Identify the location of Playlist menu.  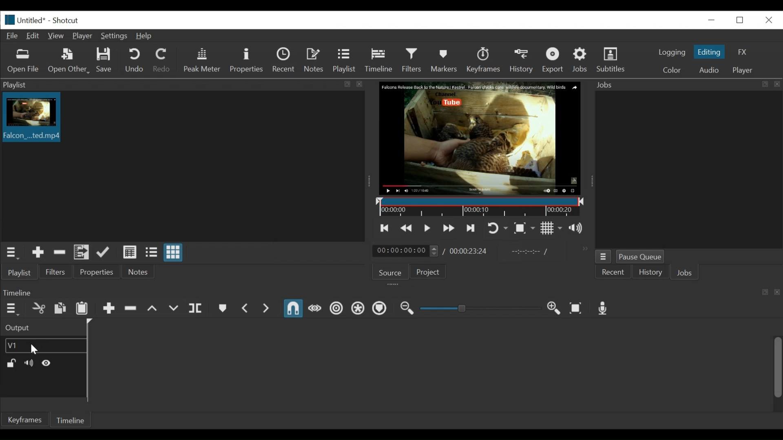
(11, 252).